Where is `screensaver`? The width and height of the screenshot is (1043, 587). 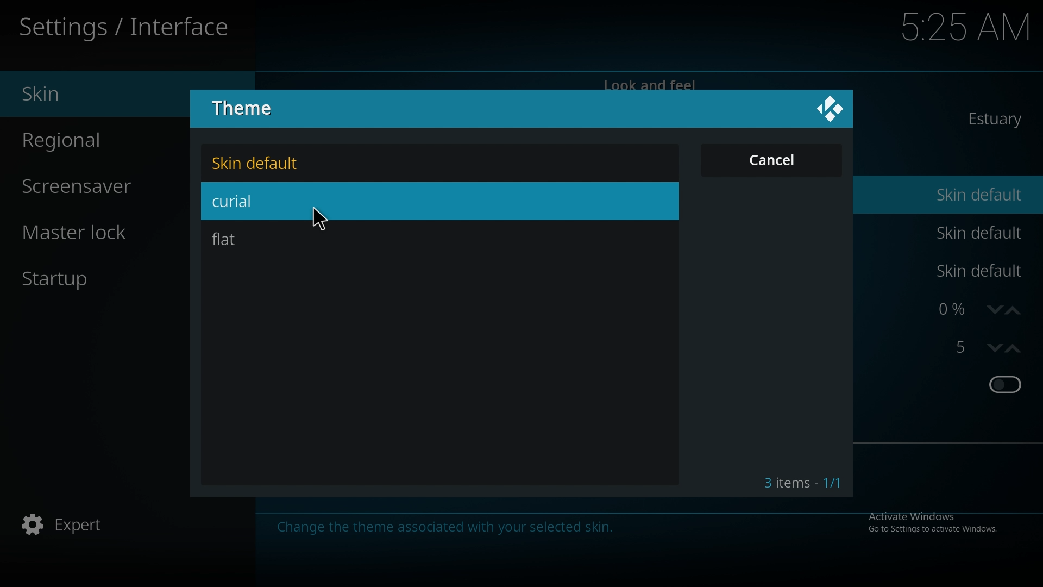 screensaver is located at coordinates (98, 188).